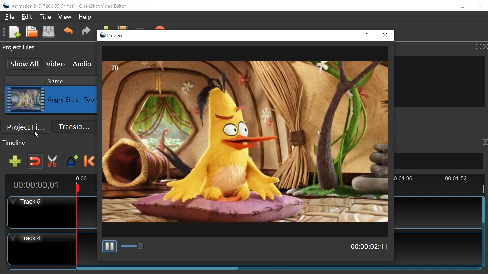 This screenshot has height=274, width=488. Describe the element at coordinates (10, 17) in the screenshot. I see `File` at that location.